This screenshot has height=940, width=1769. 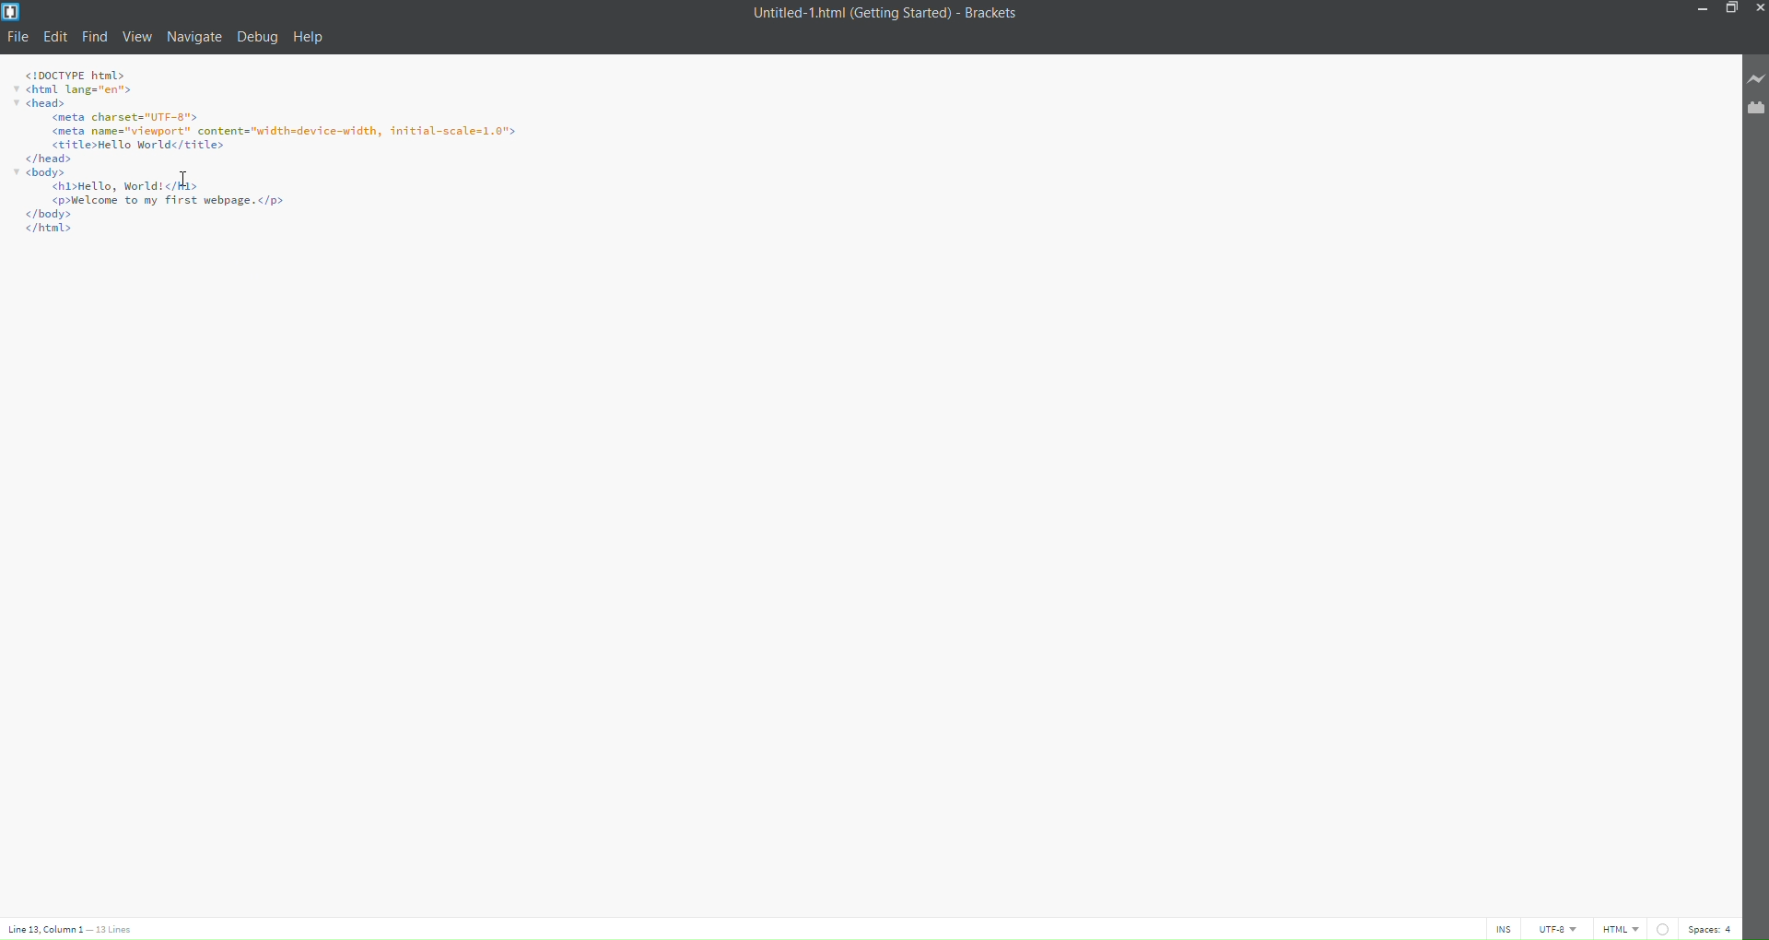 I want to click on view, so click(x=137, y=37).